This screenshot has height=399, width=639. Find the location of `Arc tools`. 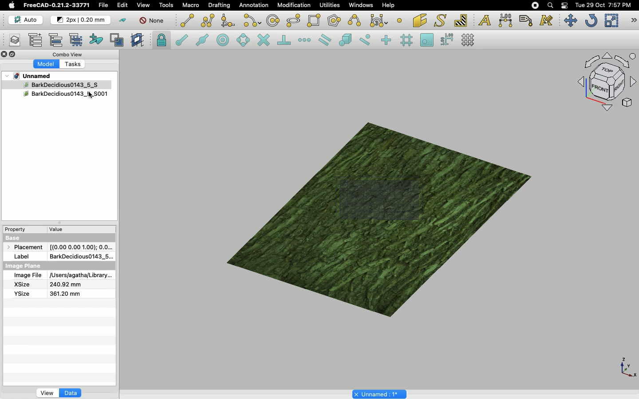

Arc tools is located at coordinates (252, 21).